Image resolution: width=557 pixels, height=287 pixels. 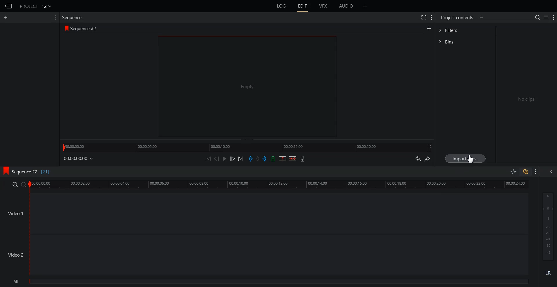 What do you see at coordinates (551, 172) in the screenshot?
I see `Show All audio menu` at bounding box center [551, 172].